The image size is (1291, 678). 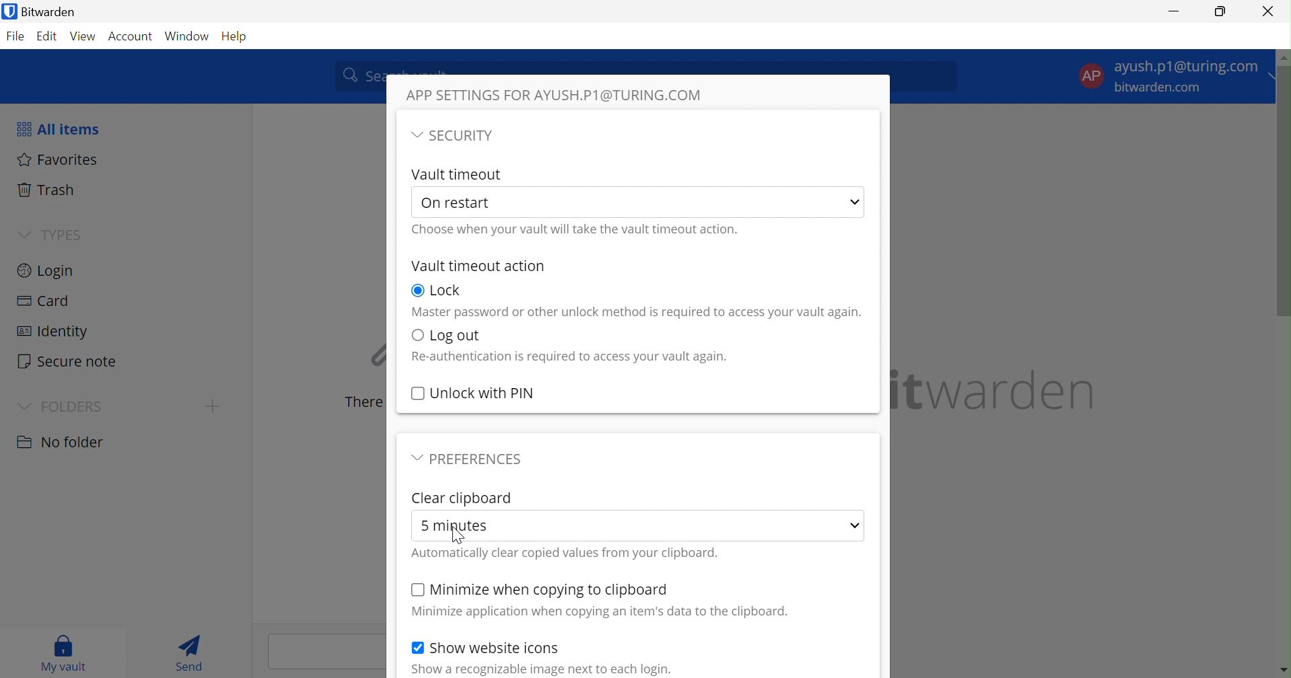 What do you see at coordinates (564, 553) in the screenshot?
I see `Automatically clear copied values from your clipboard.` at bounding box center [564, 553].